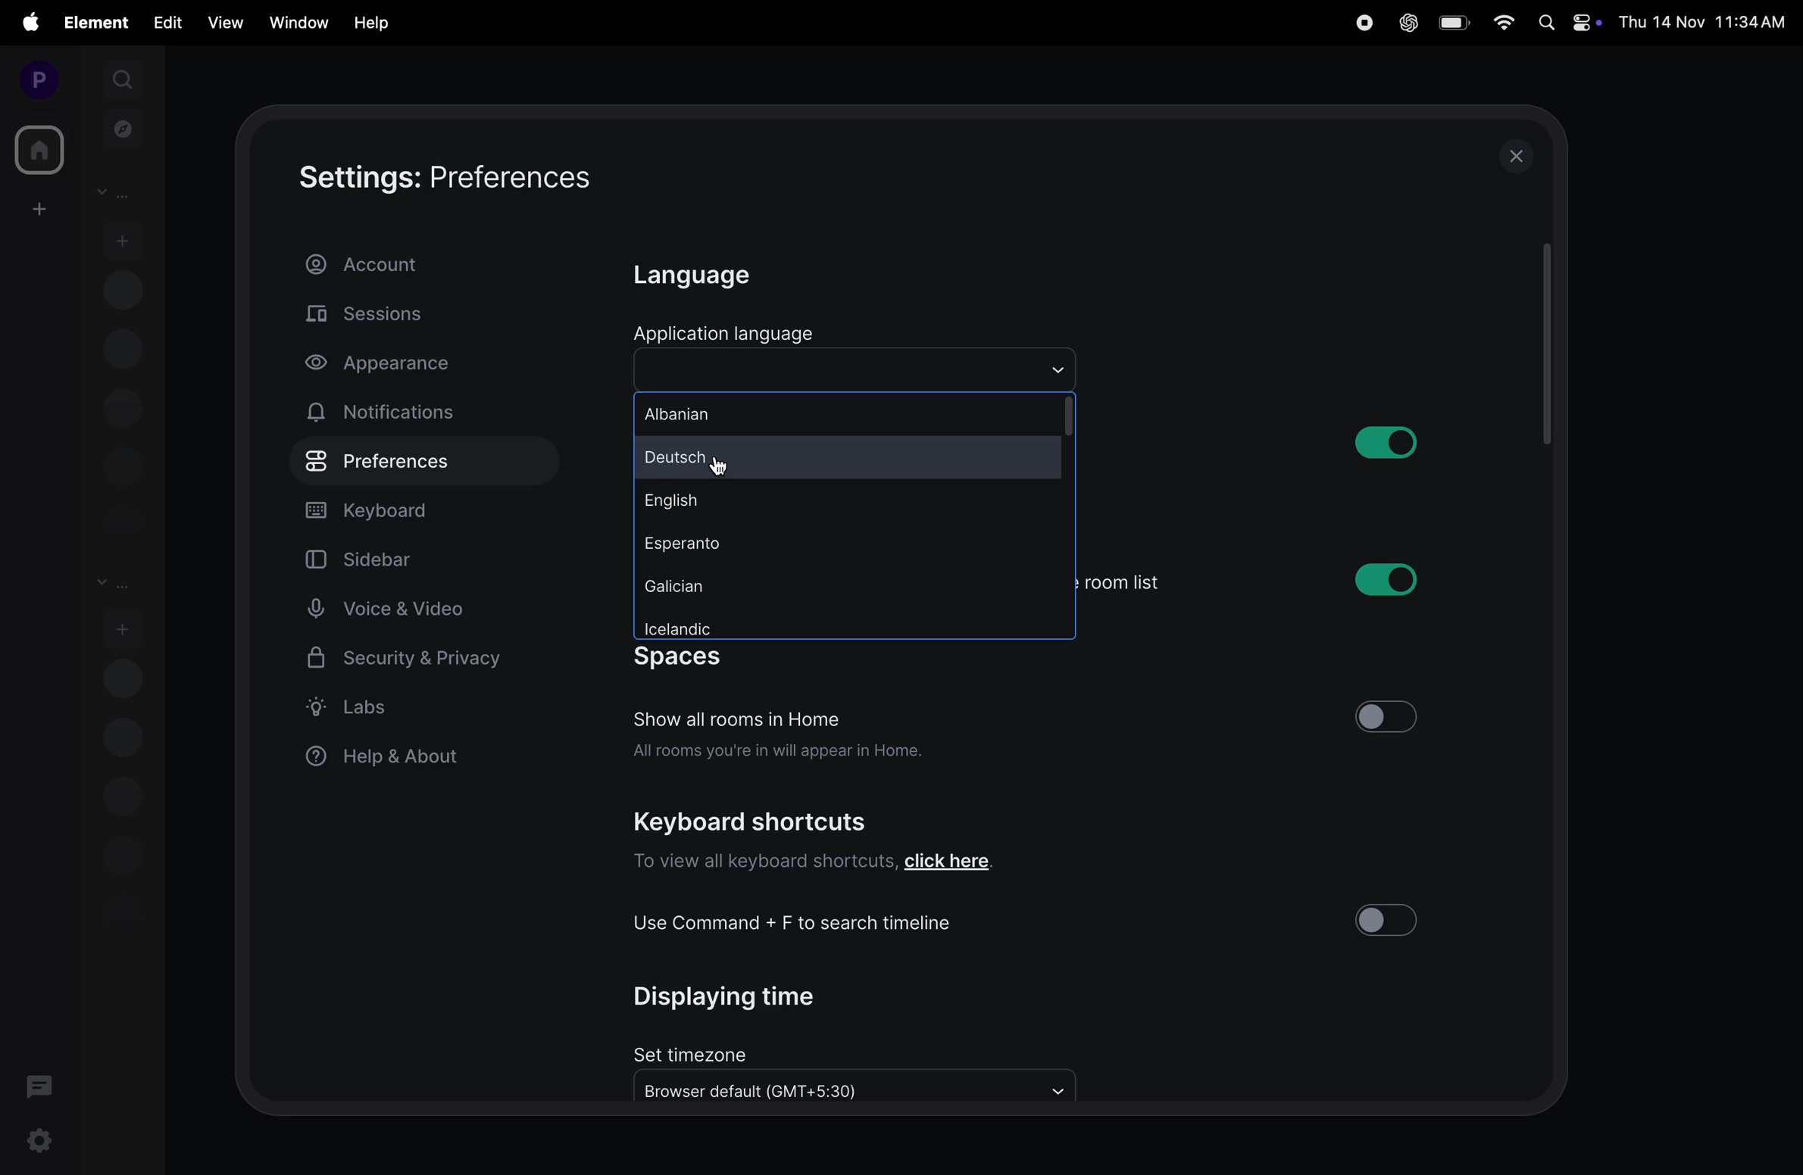 The height and width of the screenshot is (1175, 1803). I want to click on apple widgets, so click(1564, 23).